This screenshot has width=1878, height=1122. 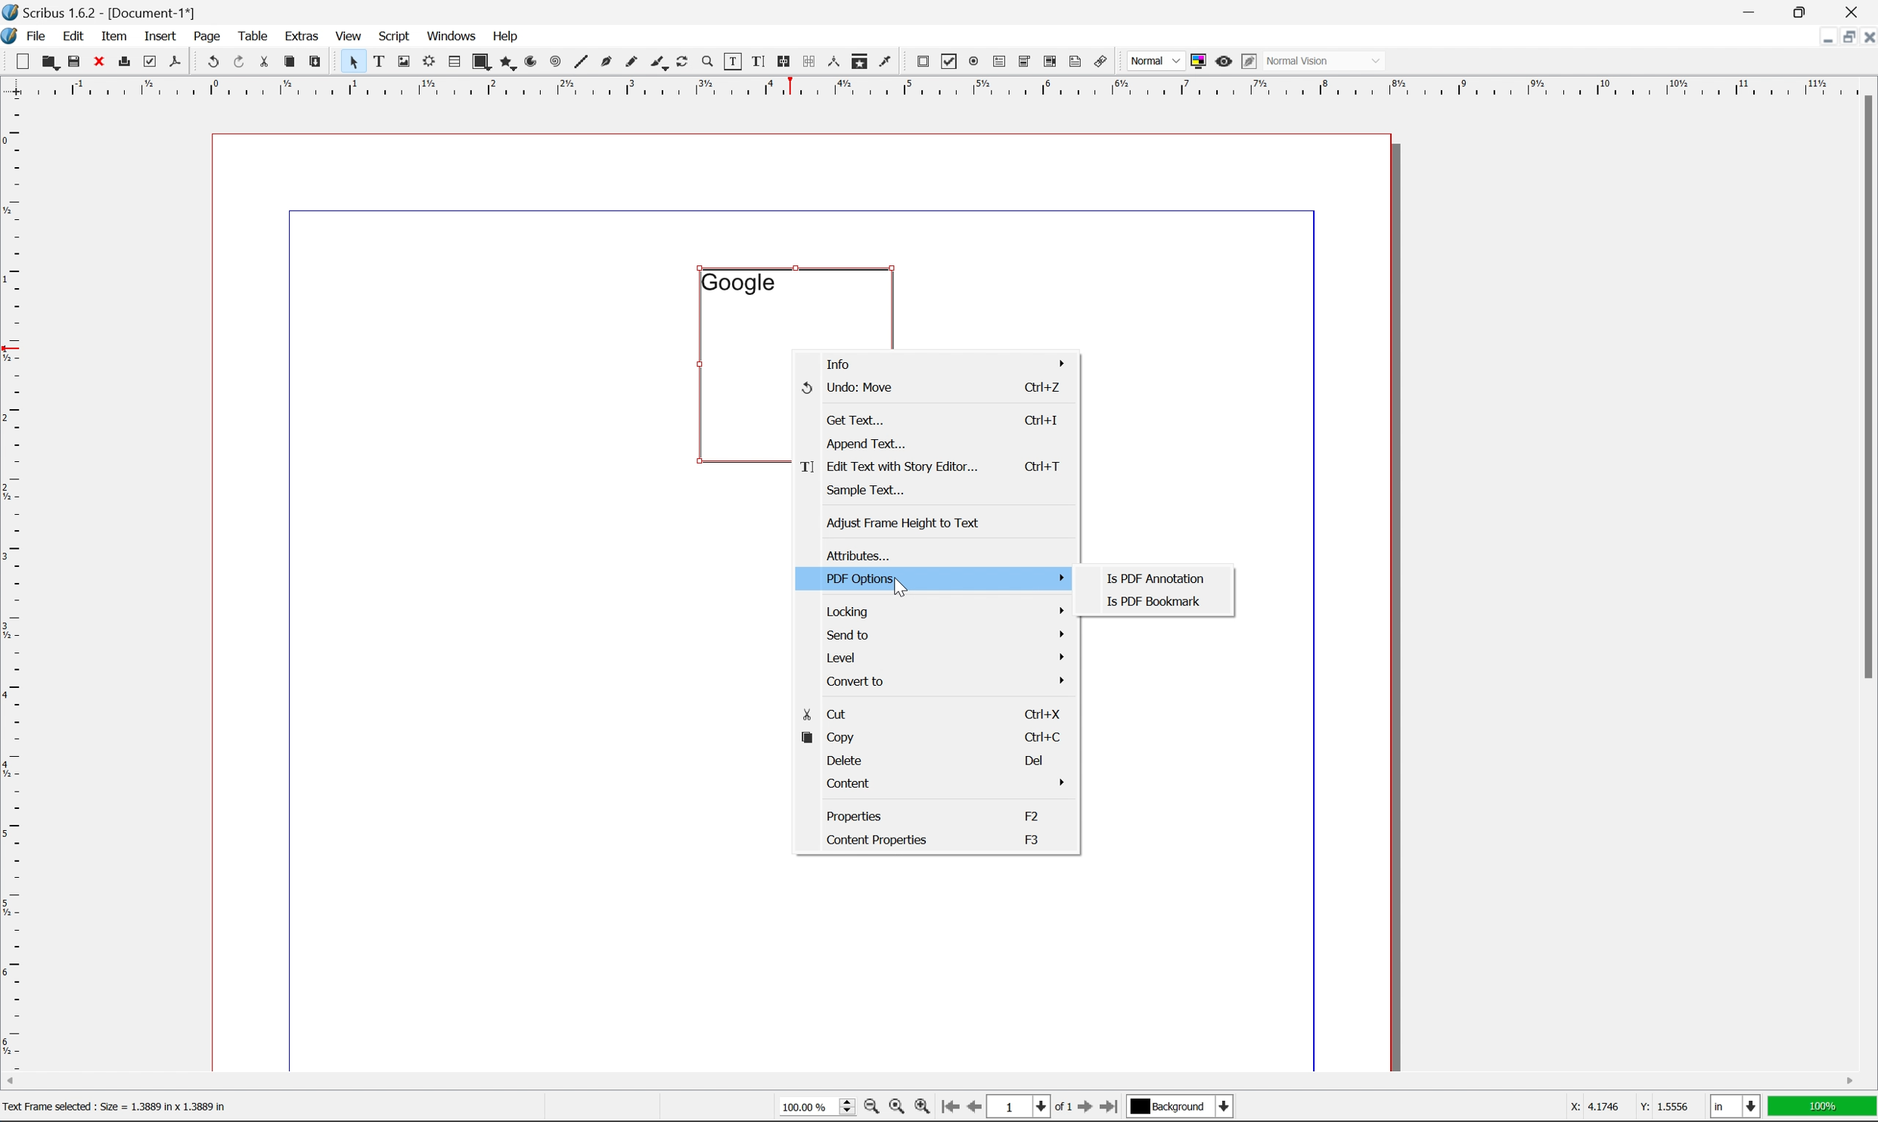 What do you see at coordinates (454, 63) in the screenshot?
I see `table` at bounding box center [454, 63].